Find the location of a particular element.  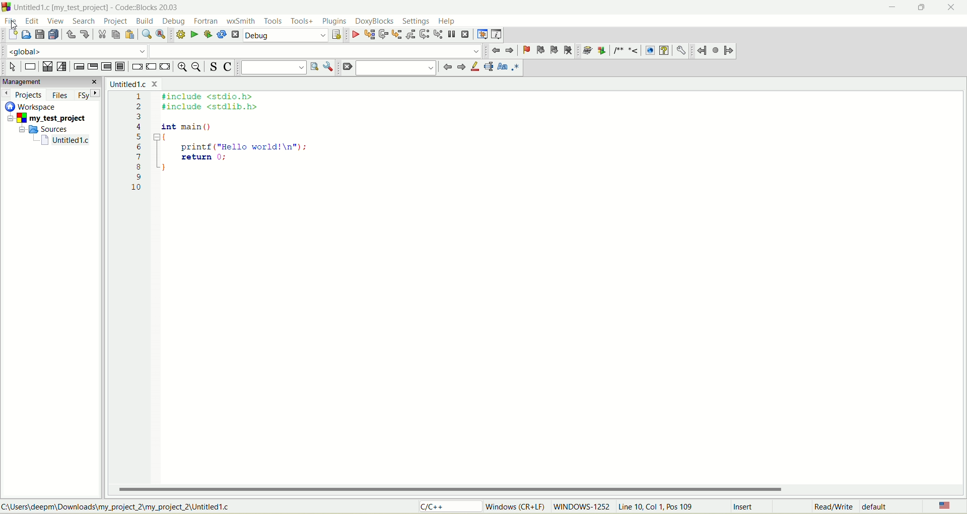

exit condition loop is located at coordinates (93, 67).